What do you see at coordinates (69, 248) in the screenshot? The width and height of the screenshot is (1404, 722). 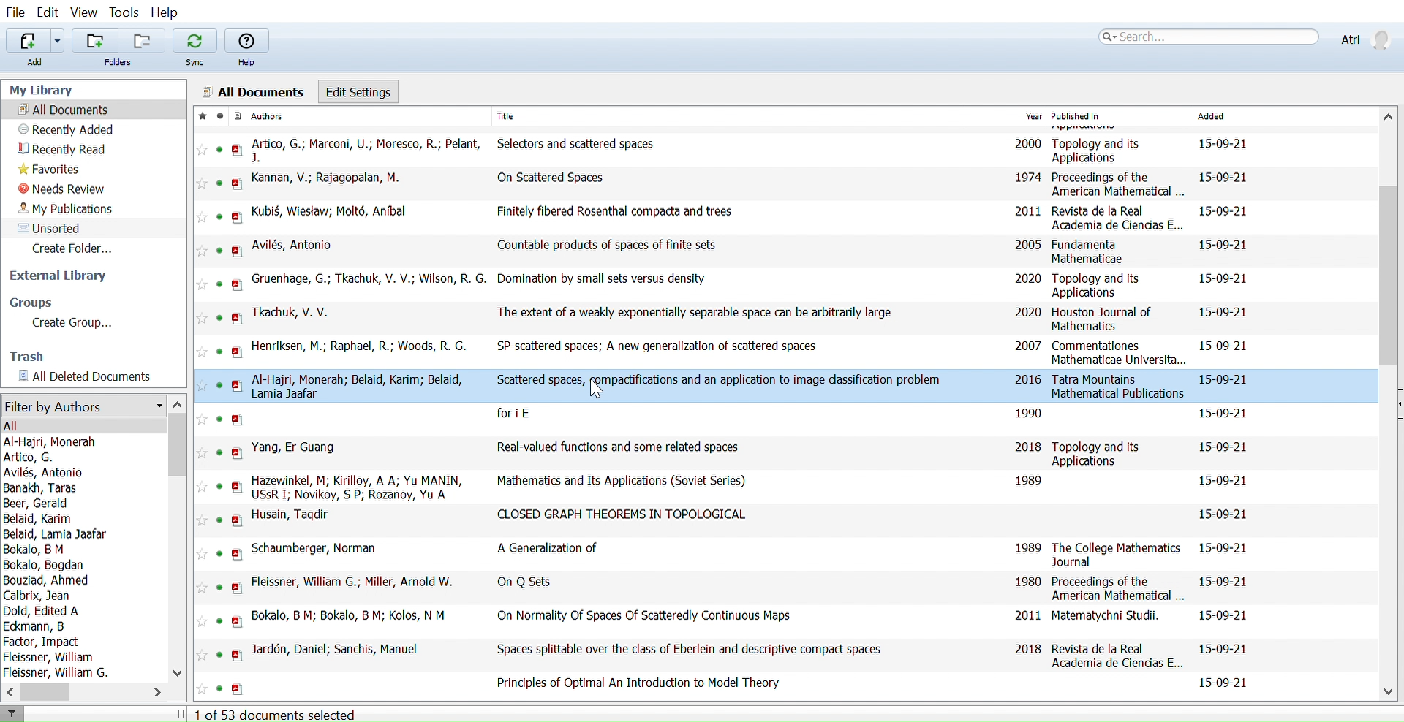 I see `Create folder` at bounding box center [69, 248].